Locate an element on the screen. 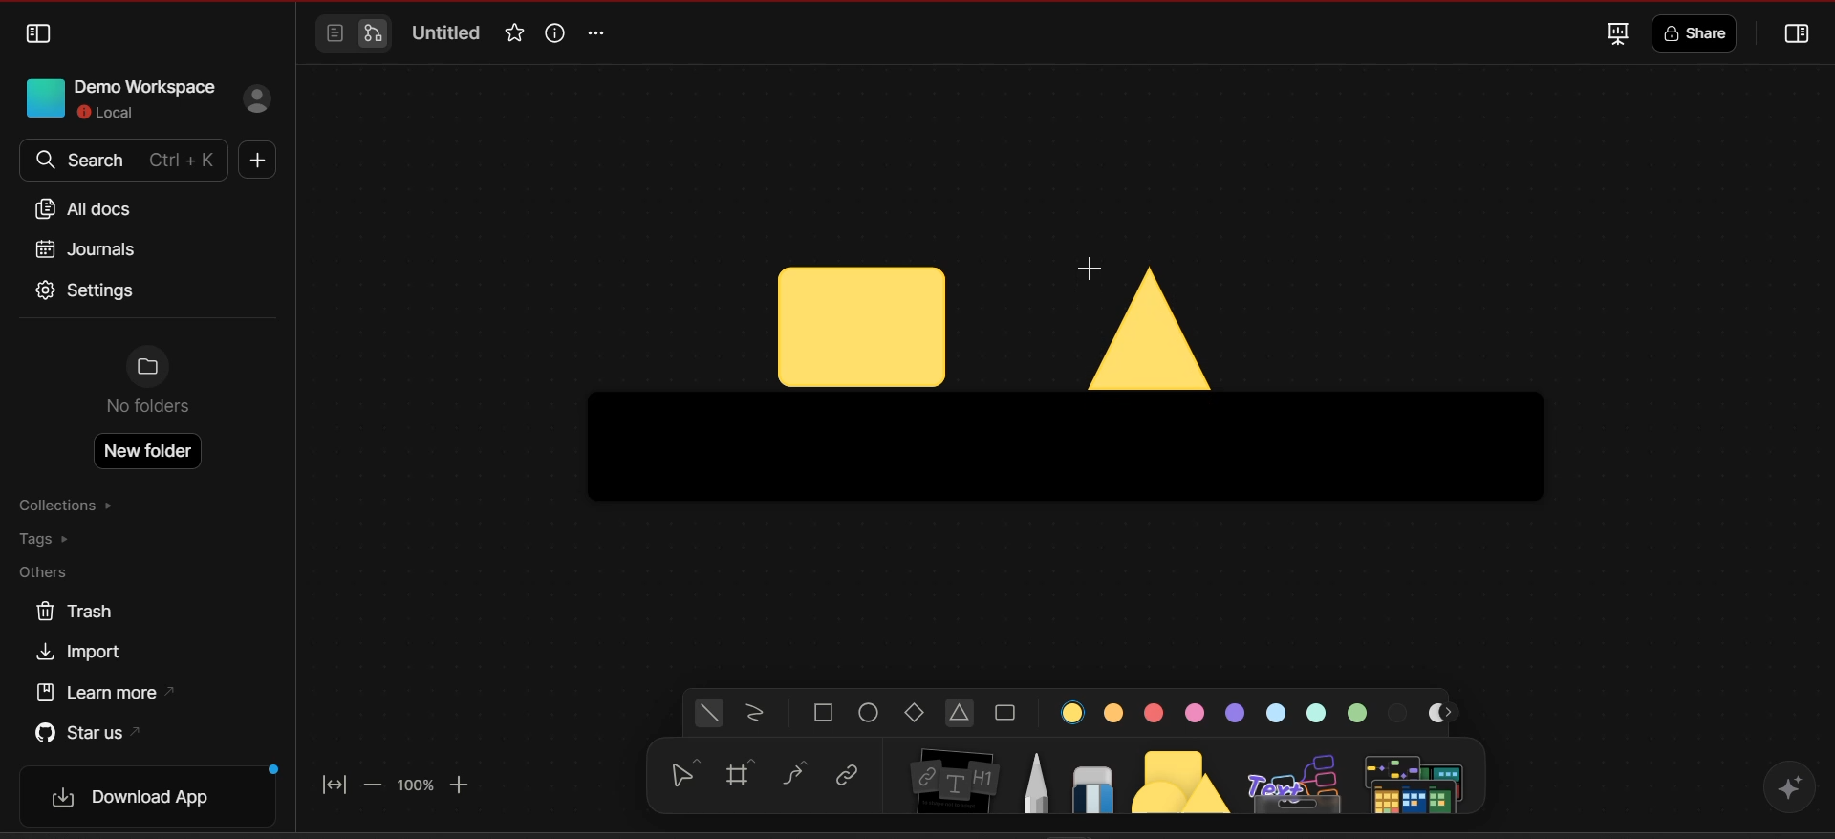 This screenshot has height=839, width=1835. cursor and shape current location is located at coordinates (1147, 322).